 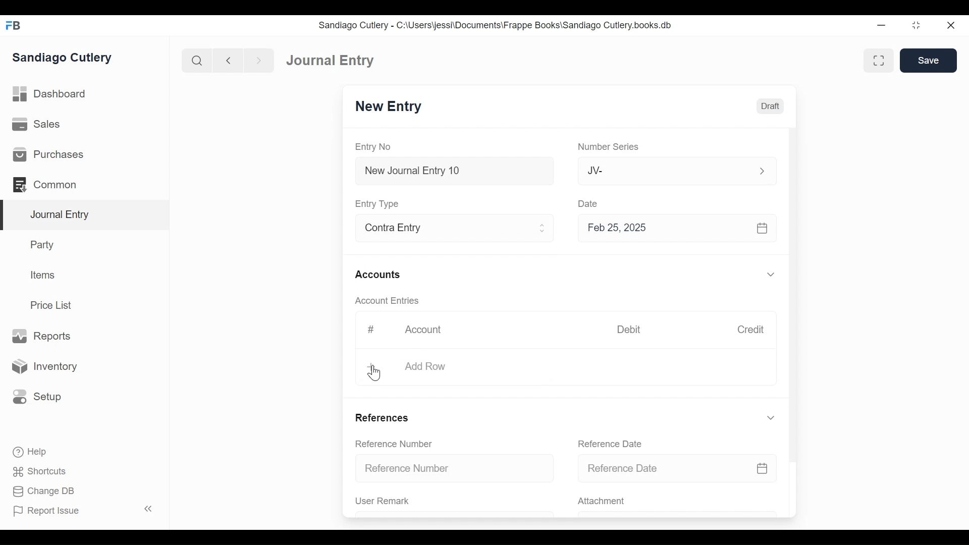 What do you see at coordinates (543, 230) in the screenshot?
I see `Expand` at bounding box center [543, 230].